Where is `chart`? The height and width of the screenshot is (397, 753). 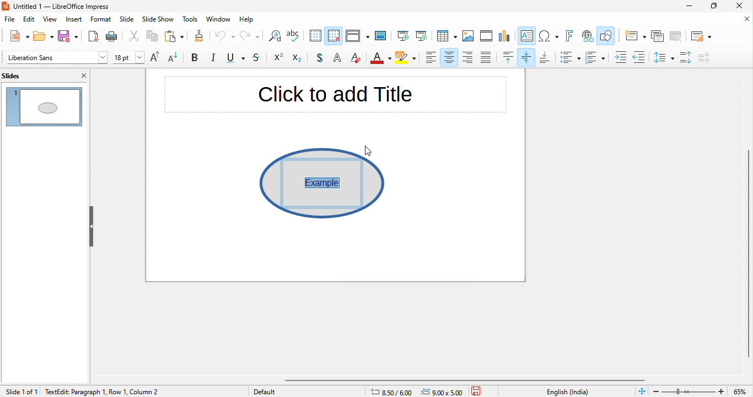 chart is located at coordinates (505, 37).